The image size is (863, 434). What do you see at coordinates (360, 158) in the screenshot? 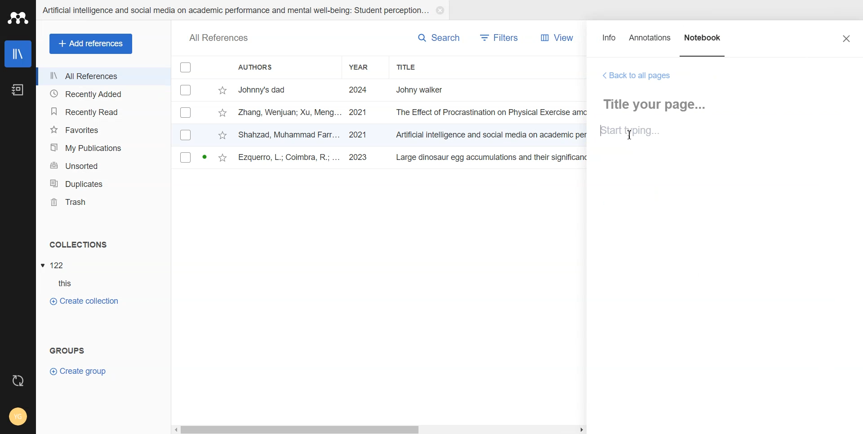
I see `2023` at bounding box center [360, 158].